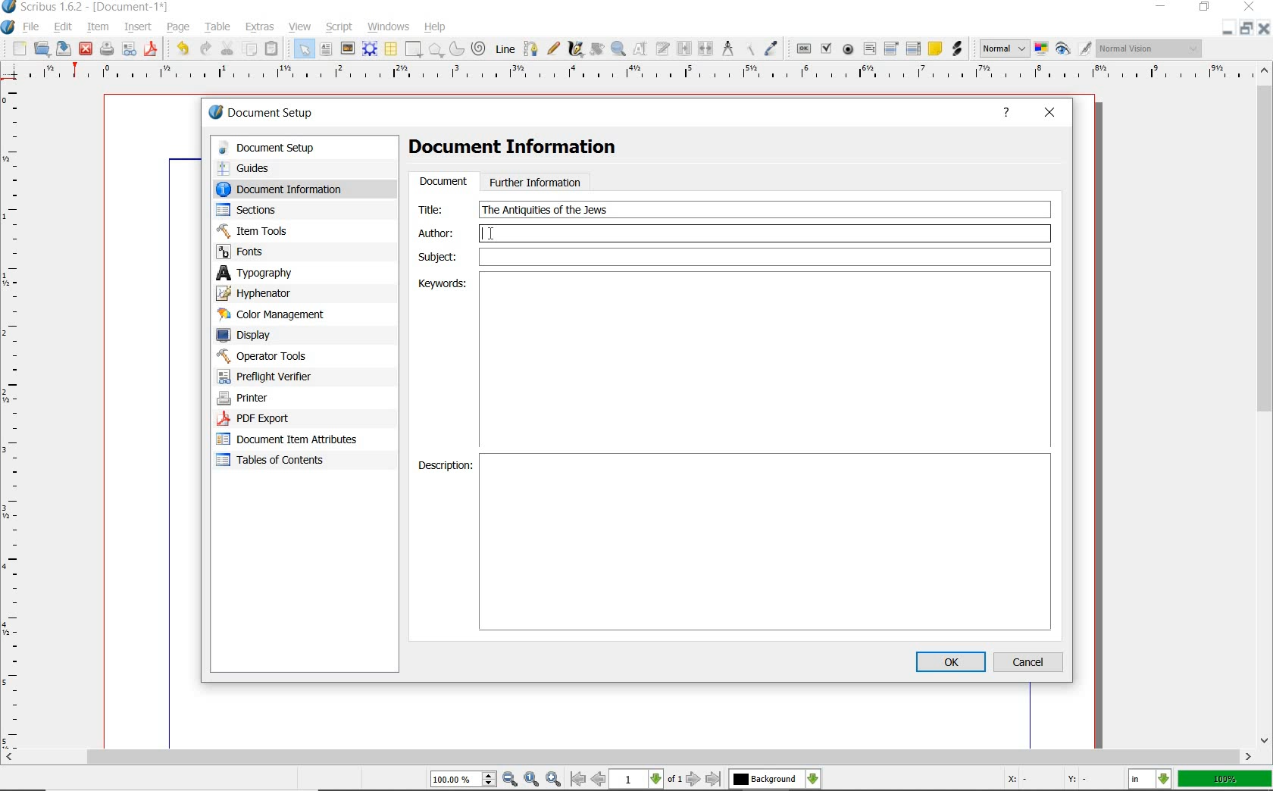 The height and width of the screenshot is (791, 1273). I want to click on undo, so click(182, 50).